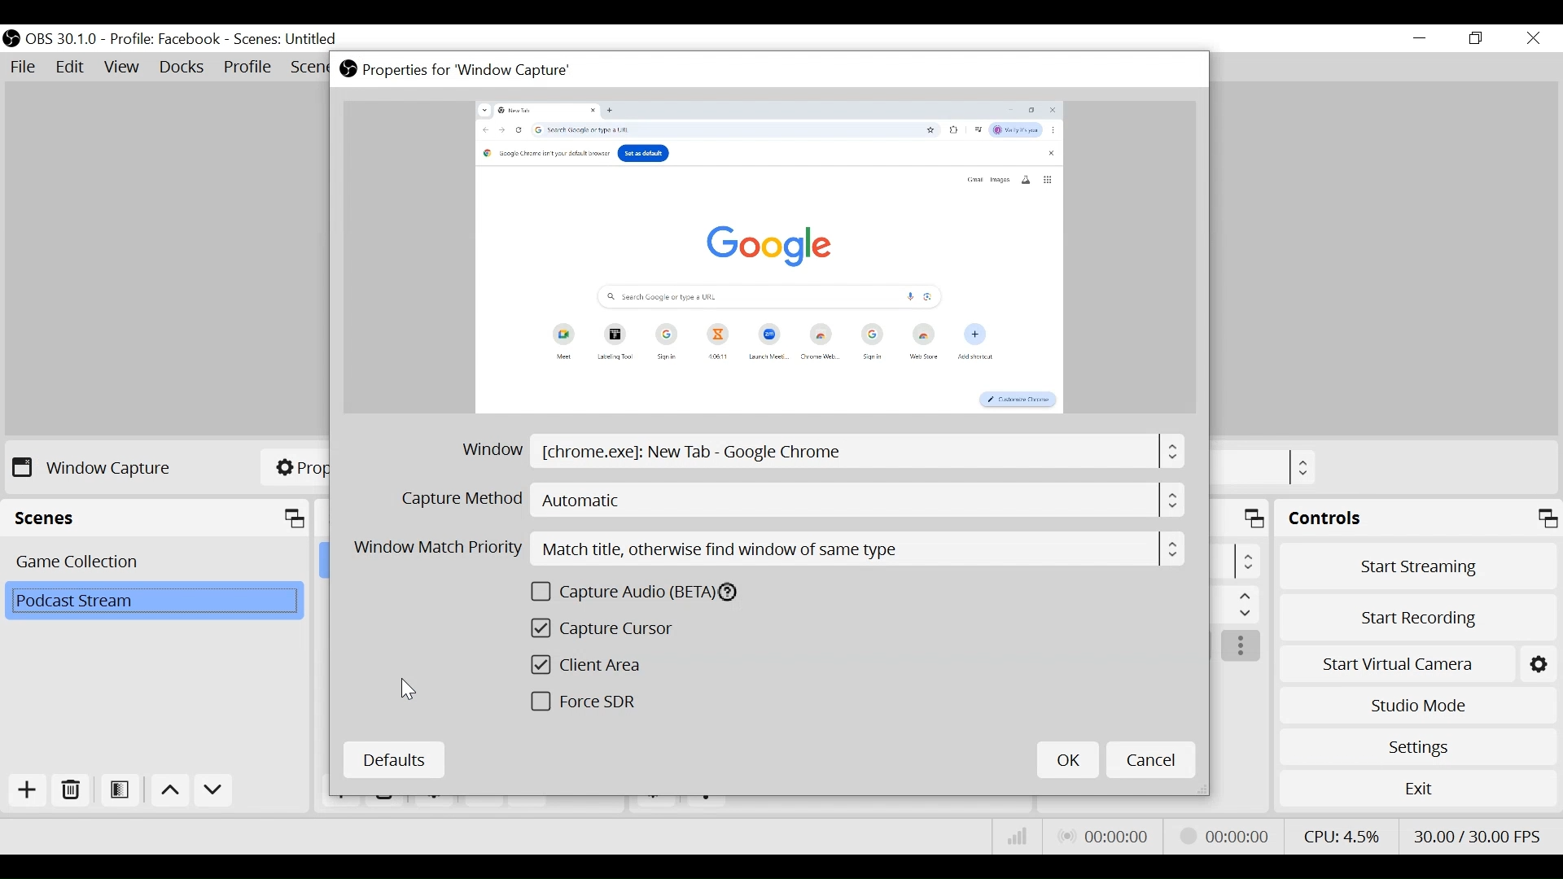  What do you see at coordinates (1241, 647) in the screenshot?
I see `More` at bounding box center [1241, 647].